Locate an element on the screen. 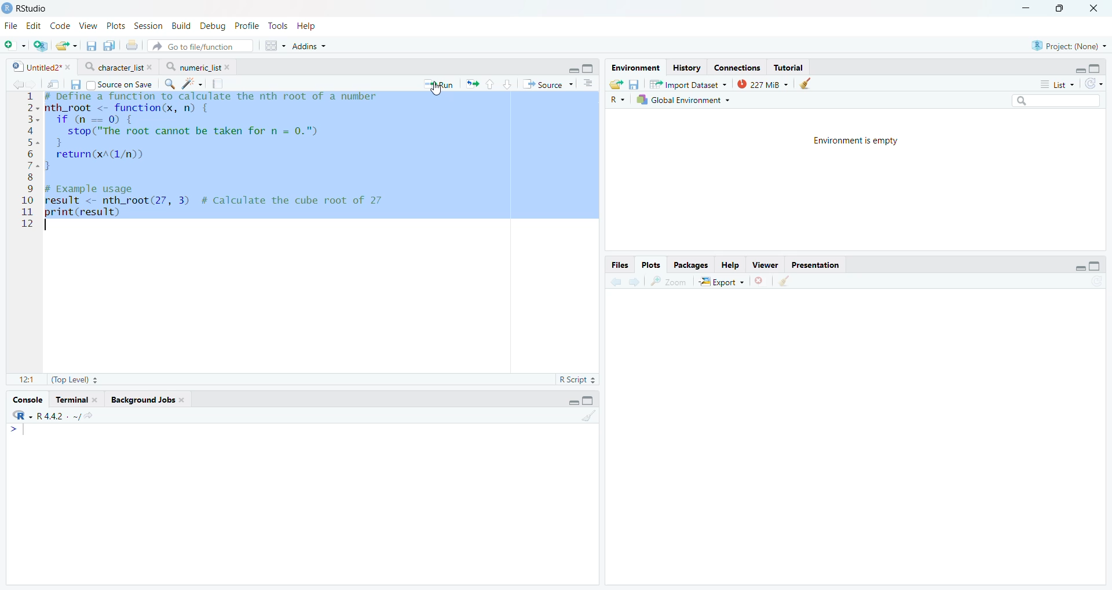  Open new file is located at coordinates (13, 46).